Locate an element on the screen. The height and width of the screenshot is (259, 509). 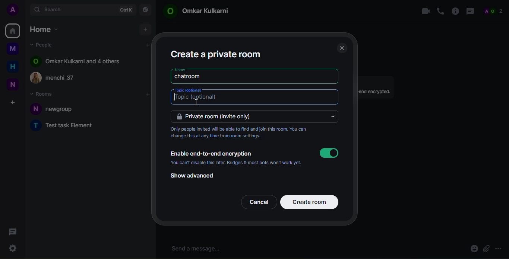
create space is located at coordinates (12, 103).